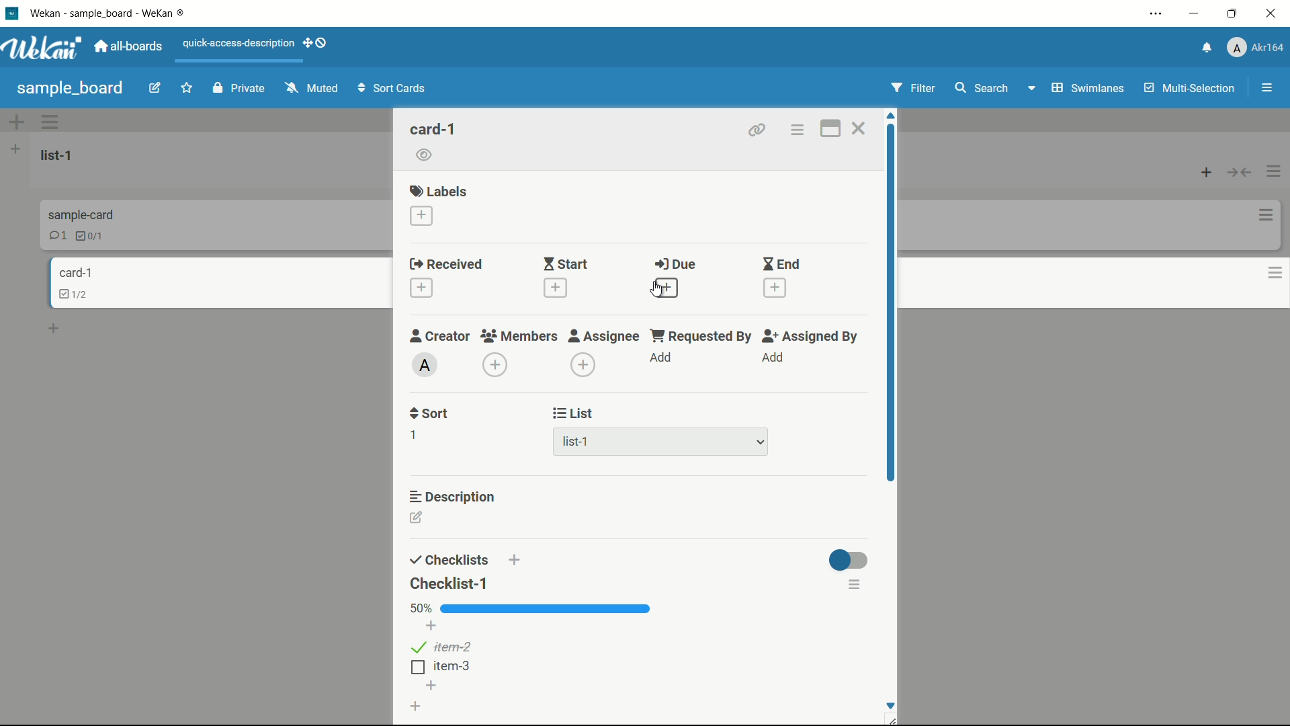 The height and width of the screenshot is (726, 1290). I want to click on filter, so click(916, 87).